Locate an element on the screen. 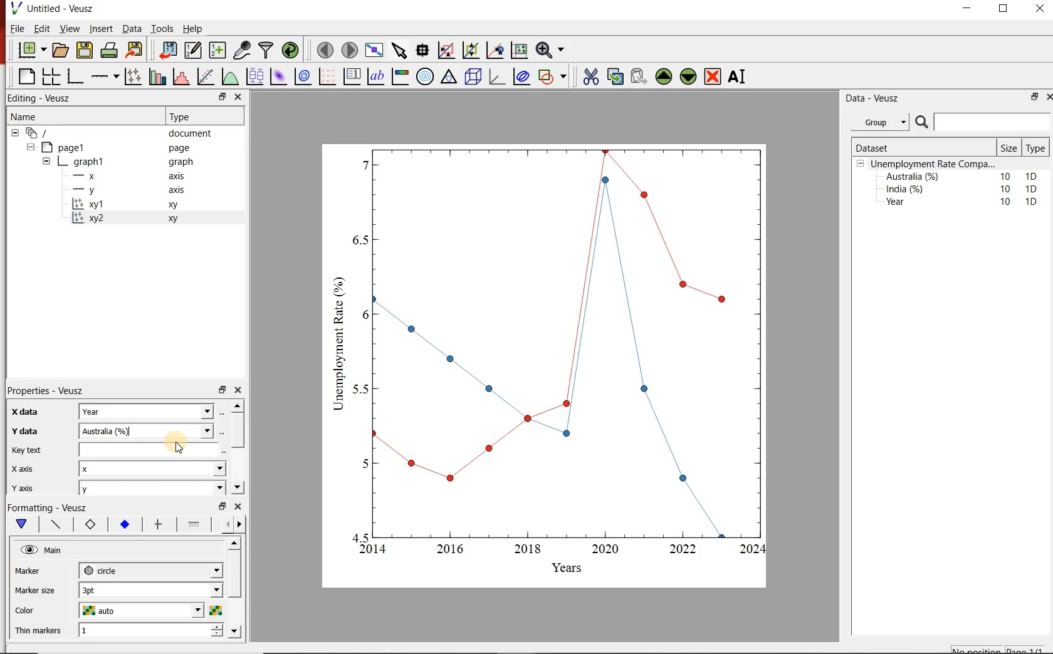  3d scenes is located at coordinates (471, 76).